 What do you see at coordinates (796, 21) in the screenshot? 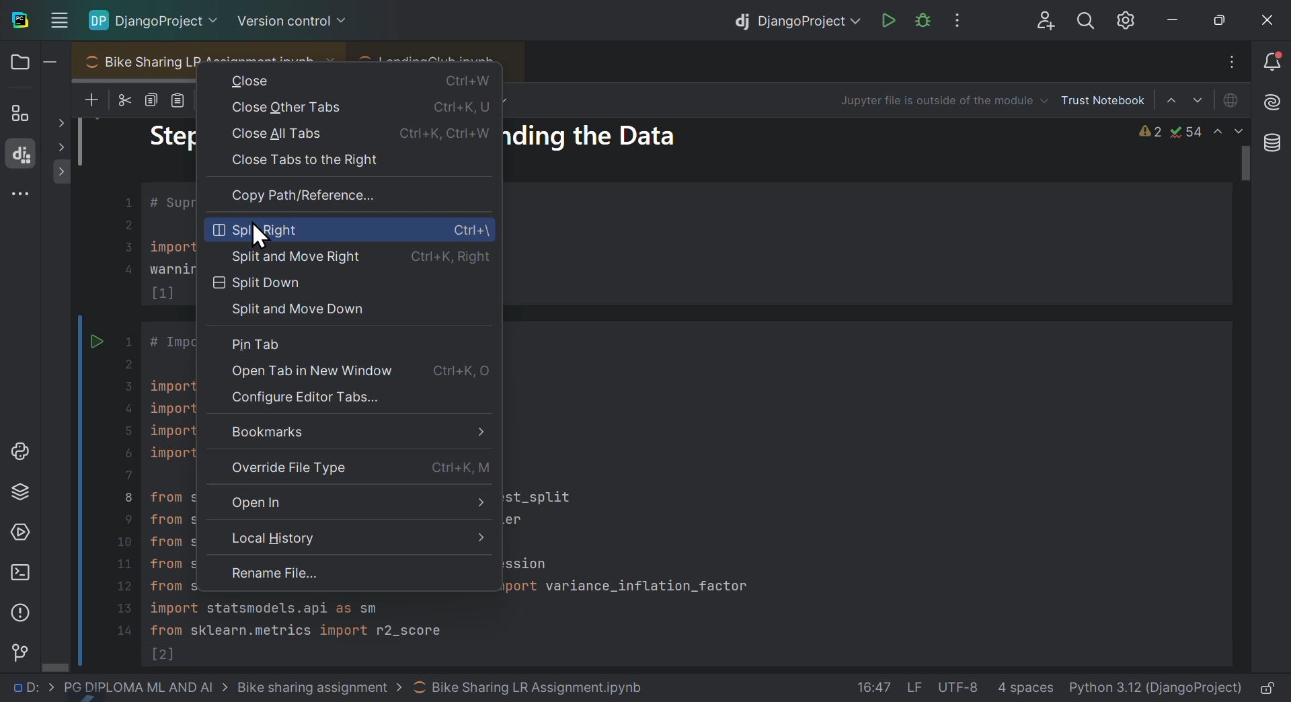
I see `Django project` at bounding box center [796, 21].